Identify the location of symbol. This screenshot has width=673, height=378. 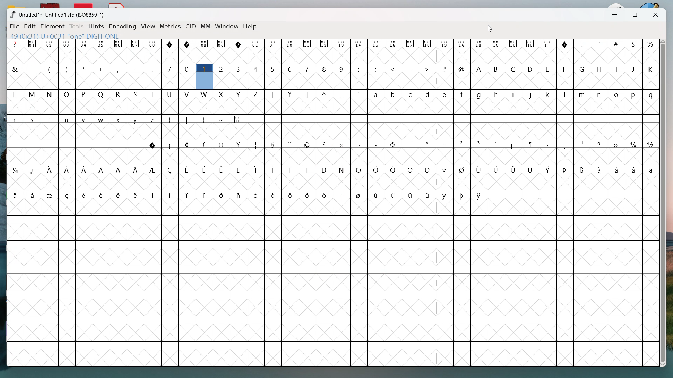
(479, 195).